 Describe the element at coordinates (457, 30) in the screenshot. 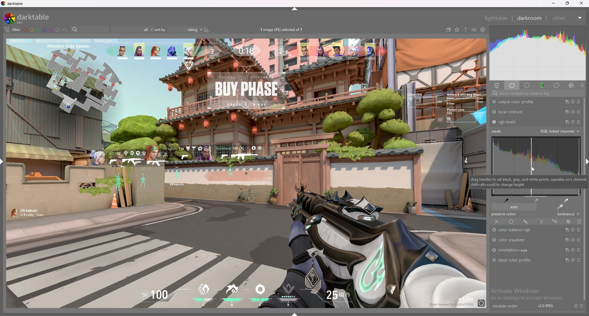

I see `change type of overlays` at that location.